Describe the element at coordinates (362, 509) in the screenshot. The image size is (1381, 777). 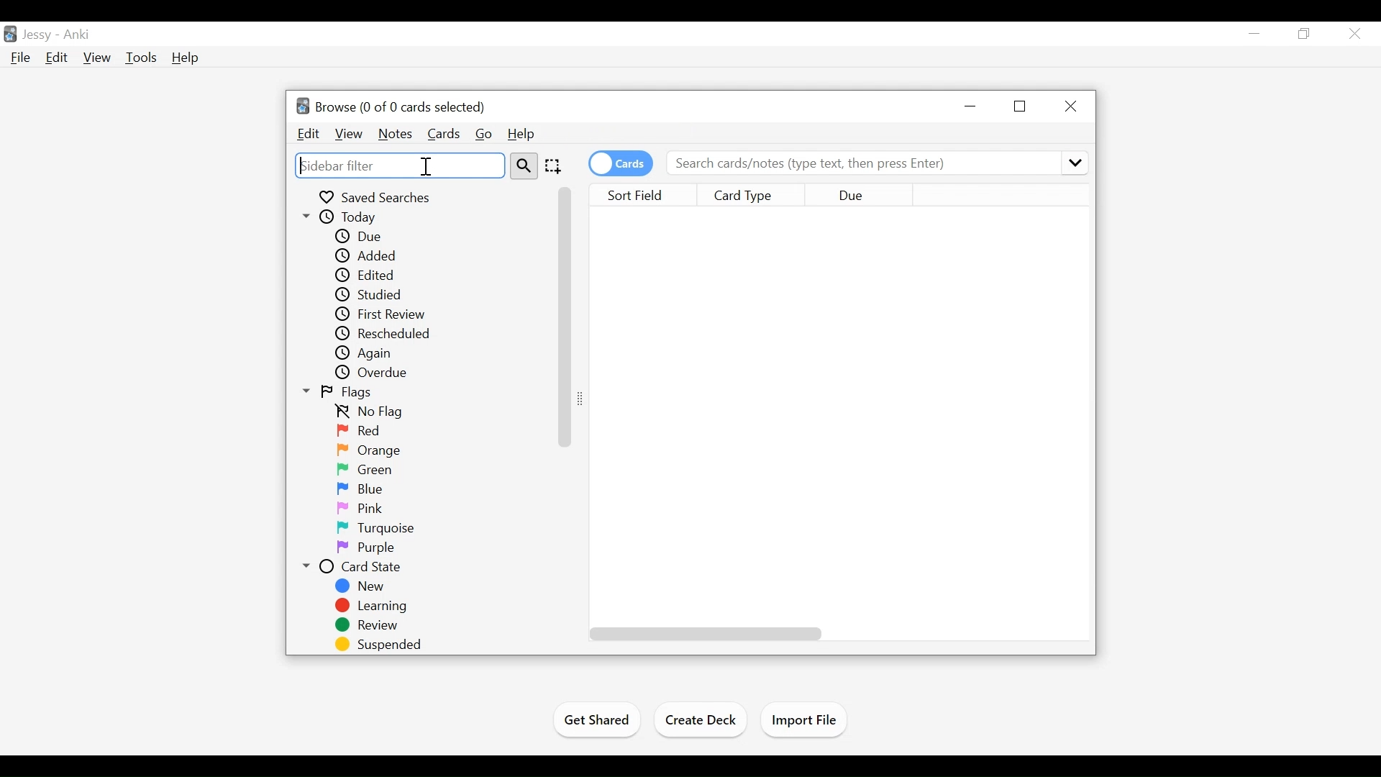
I see `Pink` at that location.